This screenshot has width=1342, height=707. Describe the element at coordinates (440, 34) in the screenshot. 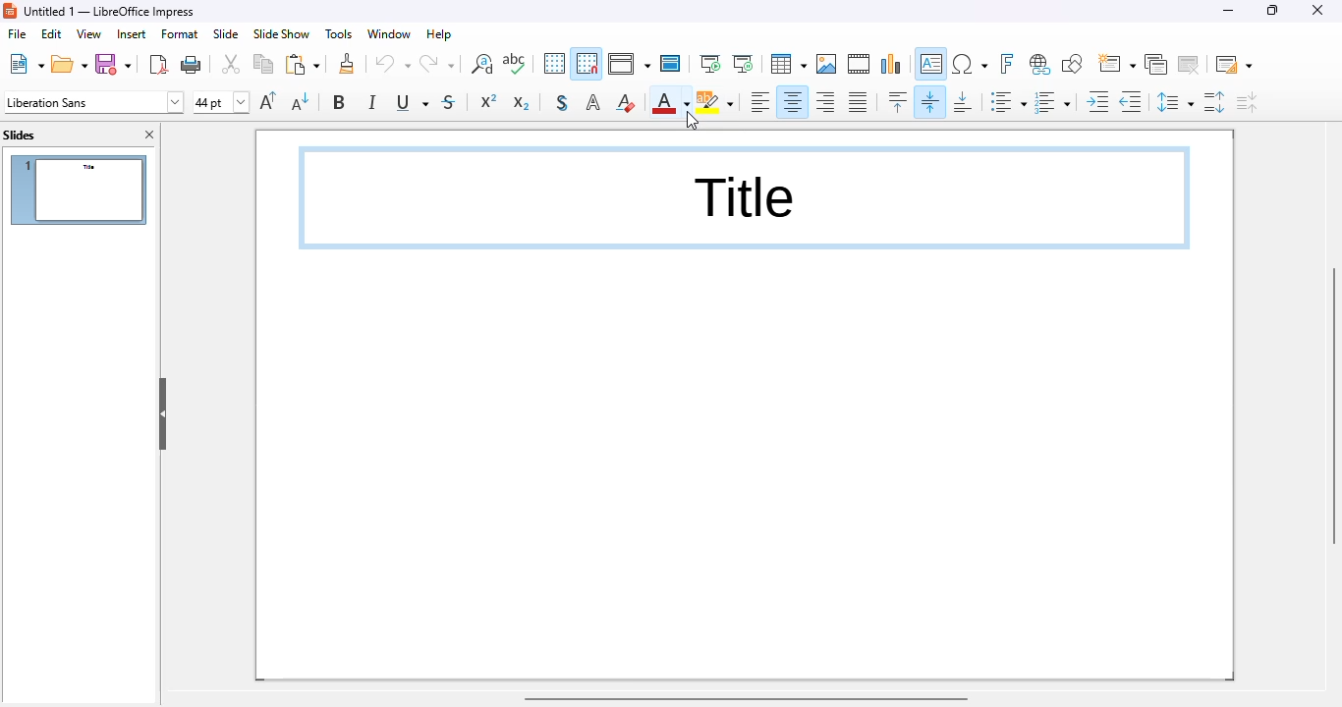

I see `help` at that location.